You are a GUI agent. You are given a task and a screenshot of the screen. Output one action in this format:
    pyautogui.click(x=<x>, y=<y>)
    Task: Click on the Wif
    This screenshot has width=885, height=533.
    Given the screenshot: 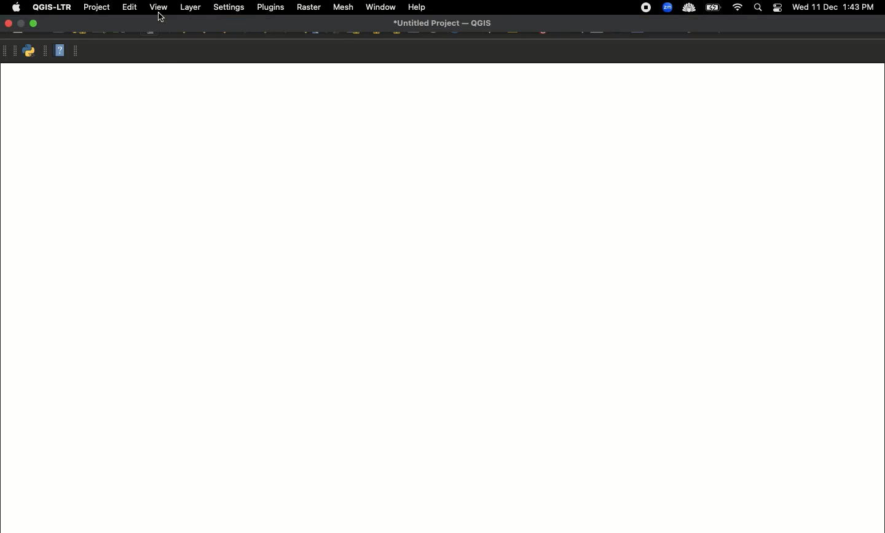 What is the action you would take?
    pyautogui.click(x=737, y=8)
    